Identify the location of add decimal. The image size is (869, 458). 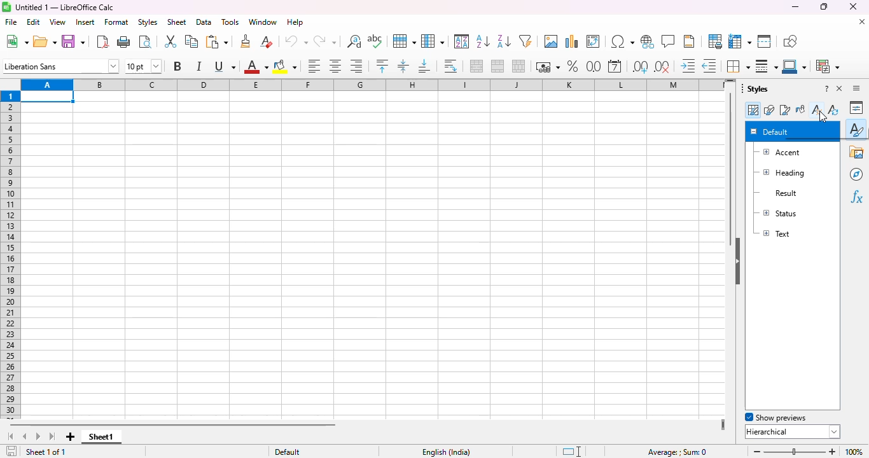
(641, 67).